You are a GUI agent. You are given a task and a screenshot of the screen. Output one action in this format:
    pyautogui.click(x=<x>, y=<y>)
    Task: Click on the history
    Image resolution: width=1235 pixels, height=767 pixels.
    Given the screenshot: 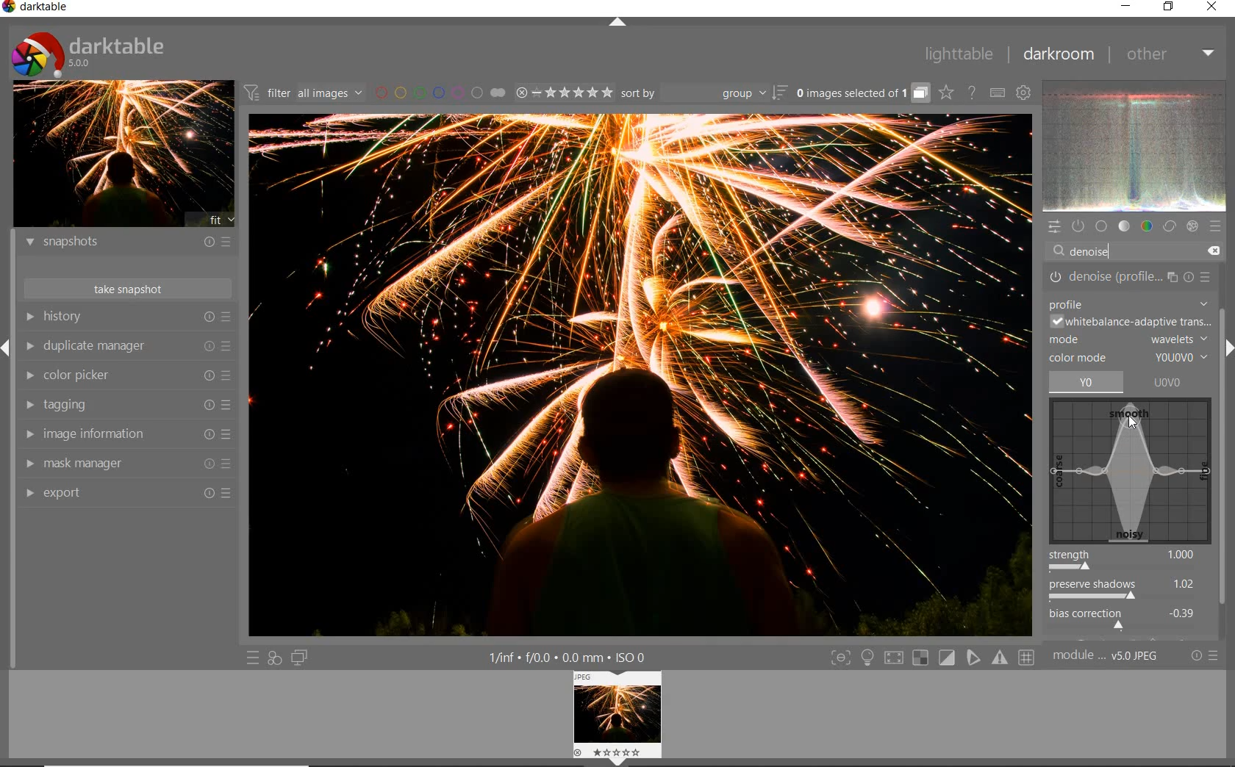 What is the action you would take?
    pyautogui.click(x=129, y=318)
    